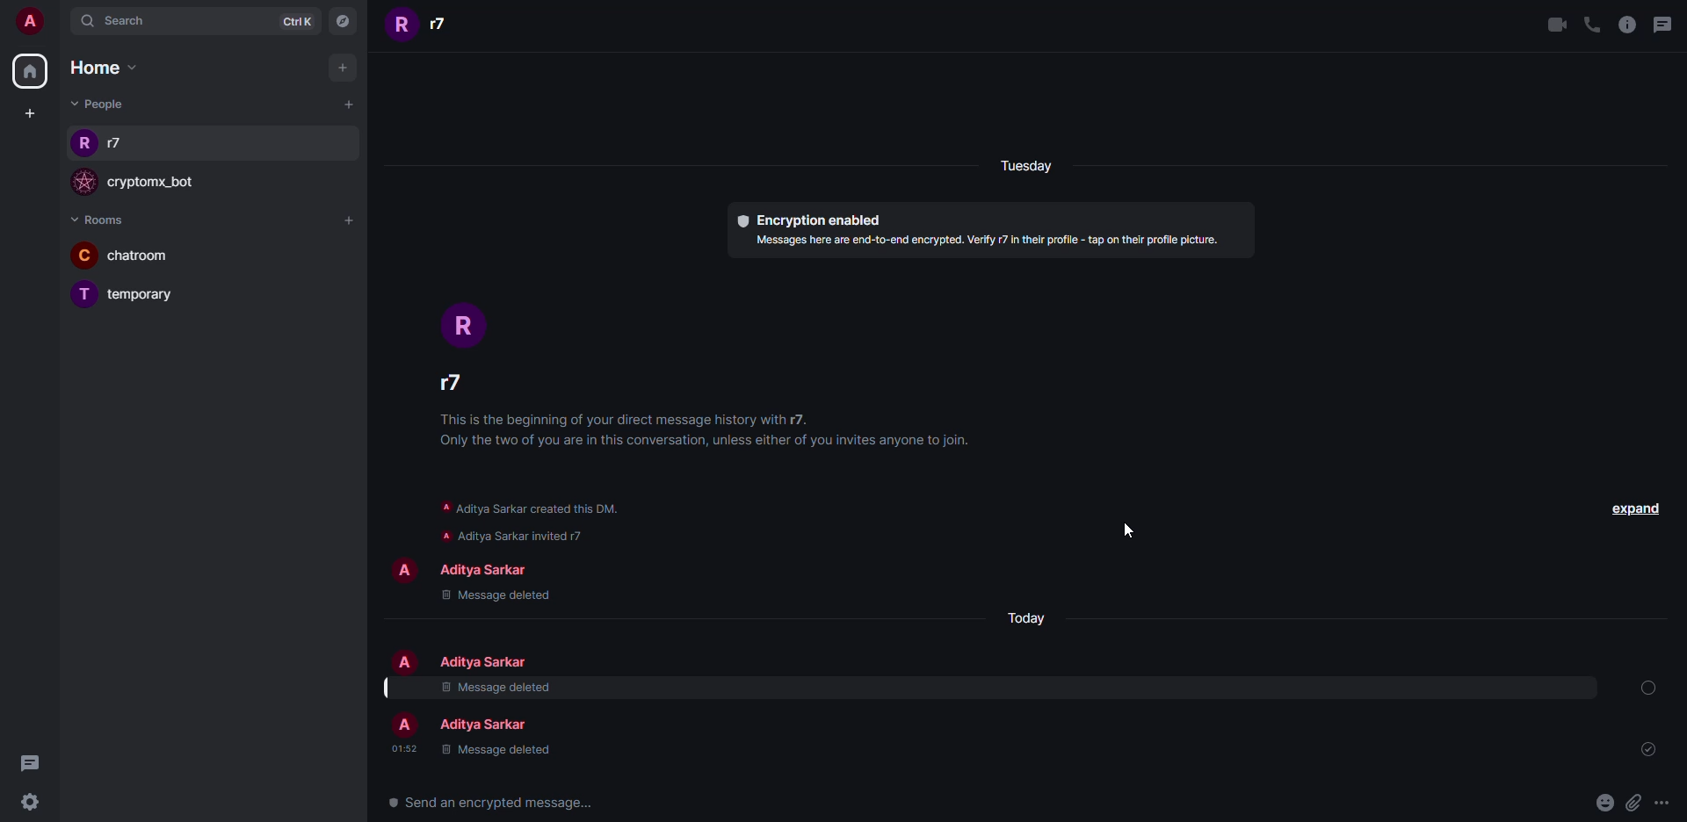  Describe the element at coordinates (485, 568) in the screenshot. I see `people` at that location.